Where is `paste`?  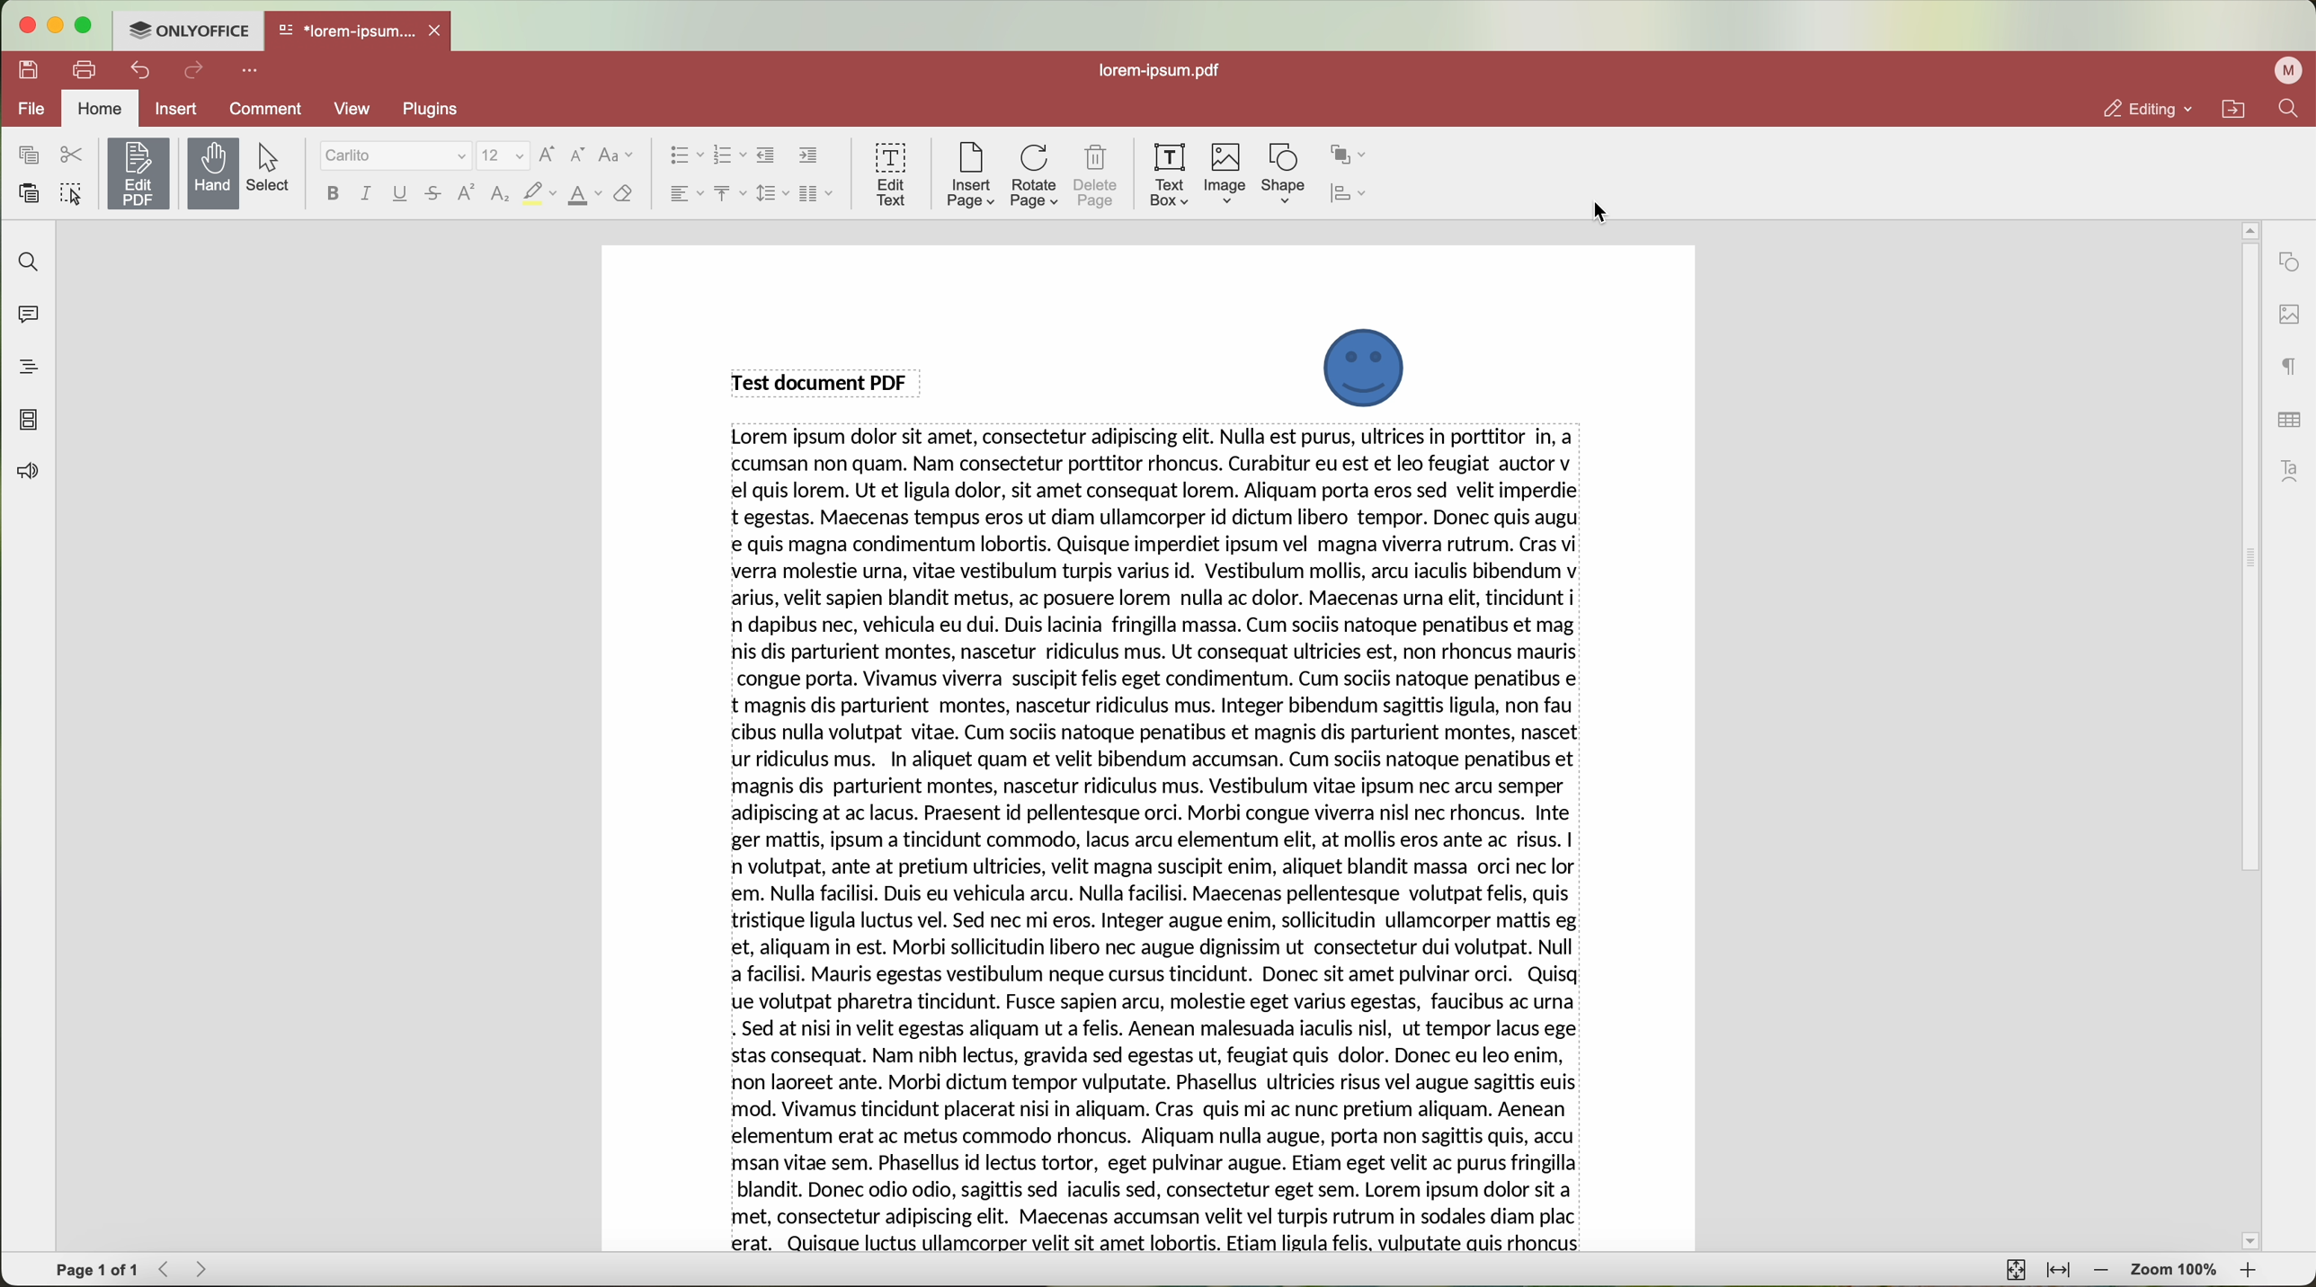
paste is located at coordinates (31, 193).